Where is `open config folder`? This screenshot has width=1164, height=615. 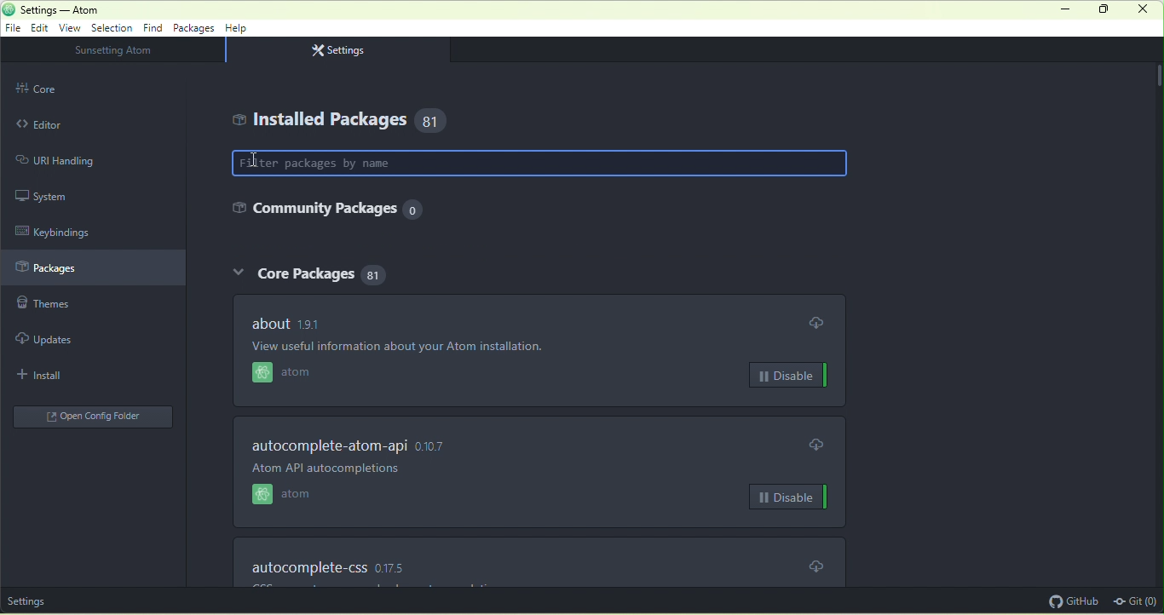 open config folder is located at coordinates (95, 416).